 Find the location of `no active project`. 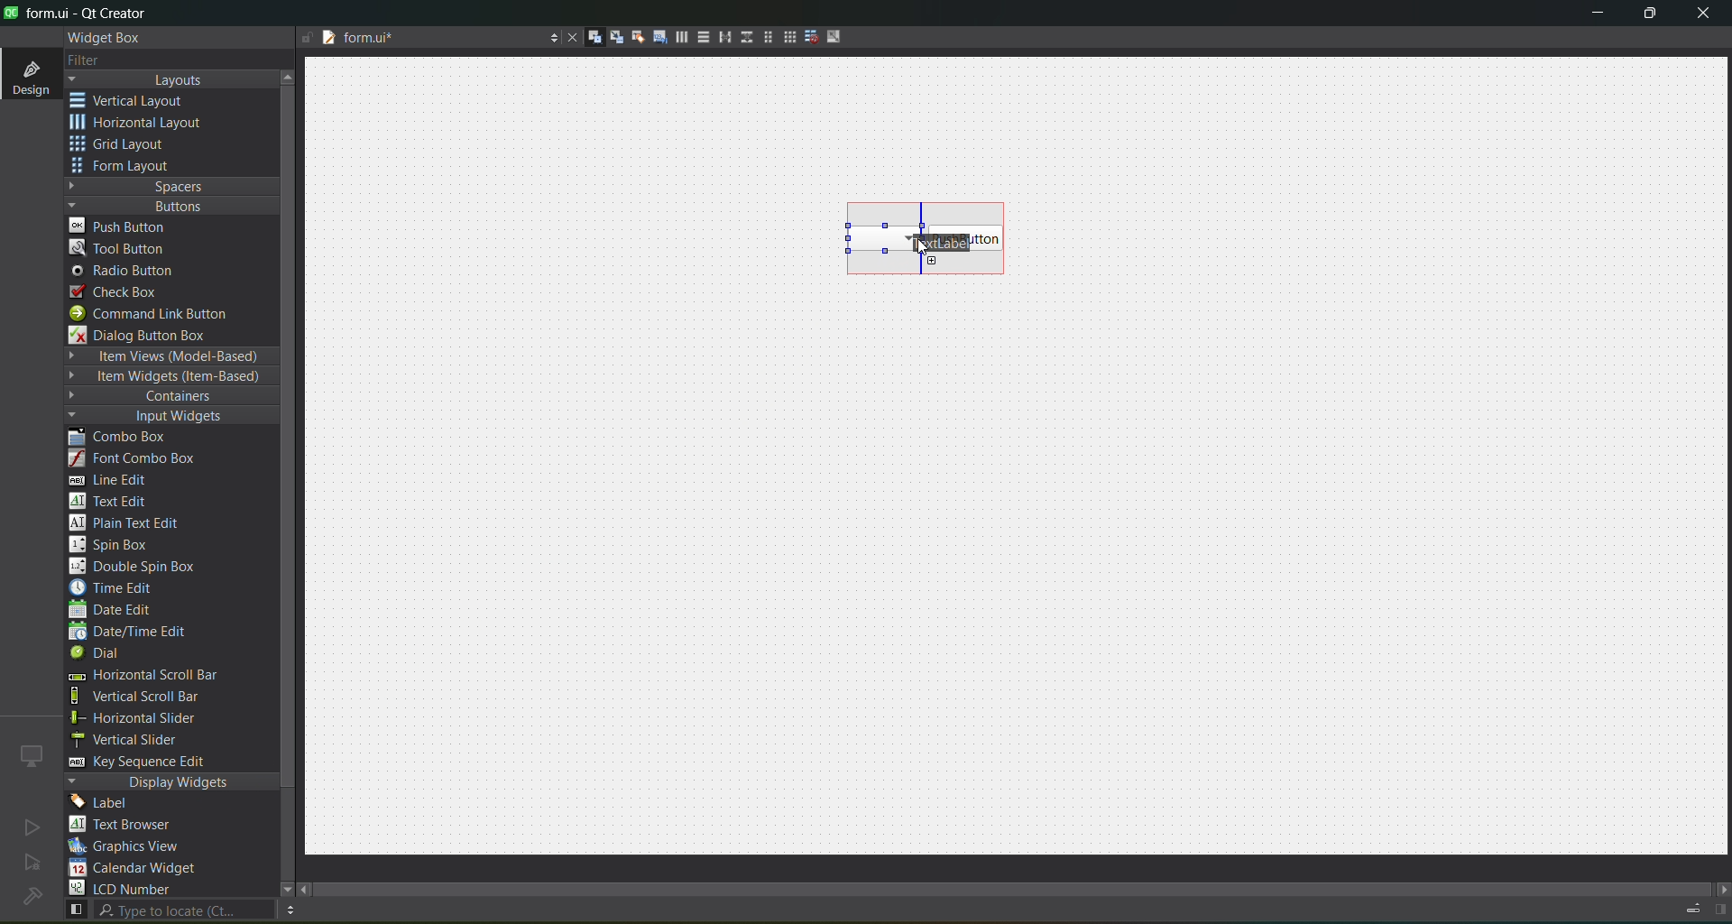

no active project is located at coordinates (32, 864).